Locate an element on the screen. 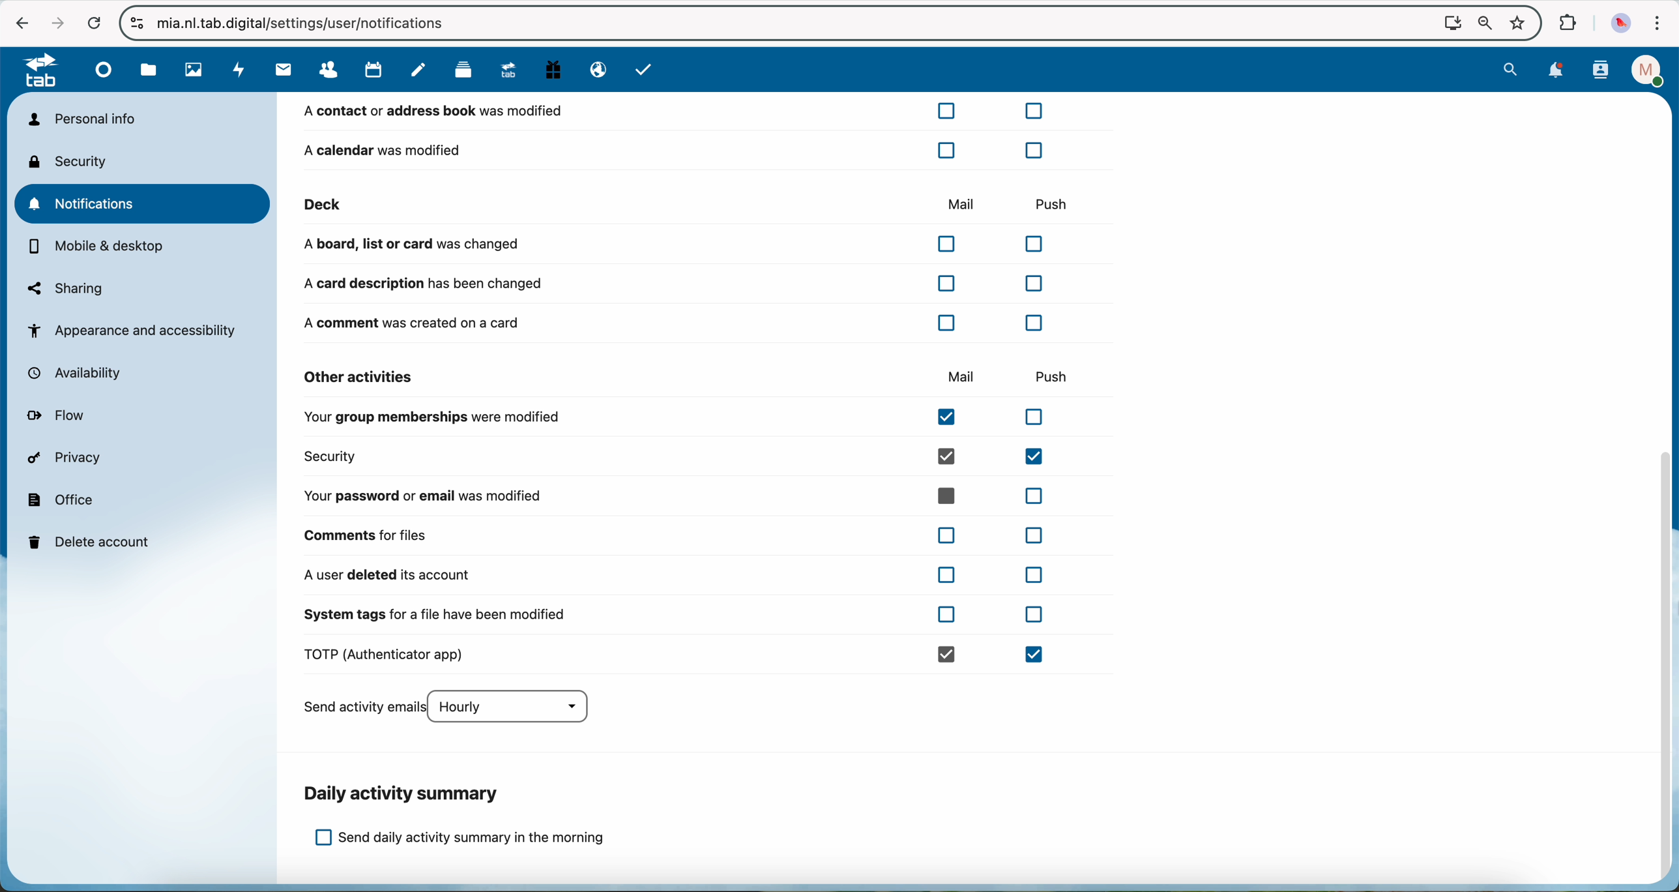  notifications is located at coordinates (145, 203).